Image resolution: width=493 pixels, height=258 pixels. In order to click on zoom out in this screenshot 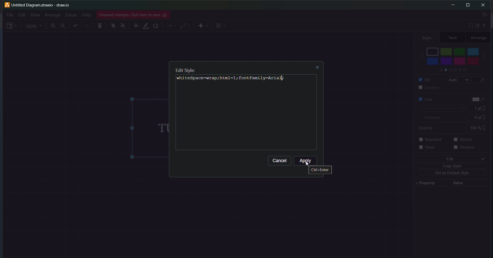, I will do `click(63, 26)`.